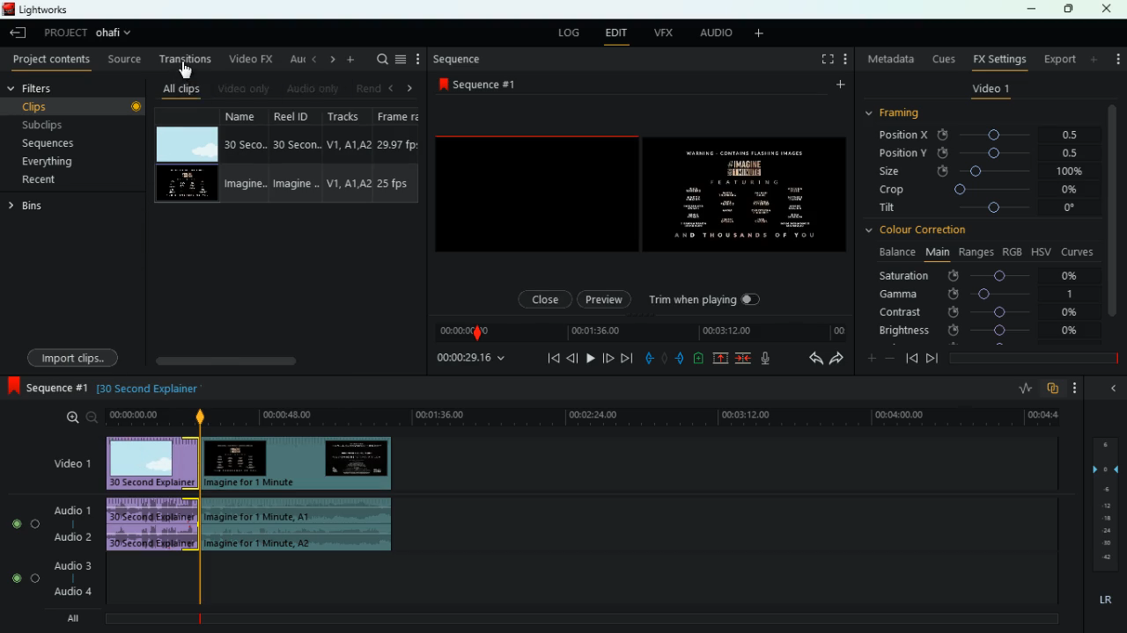 The width and height of the screenshot is (1127, 633). Describe the element at coordinates (181, 88) in the screenshot. I see `all clips` at that location.